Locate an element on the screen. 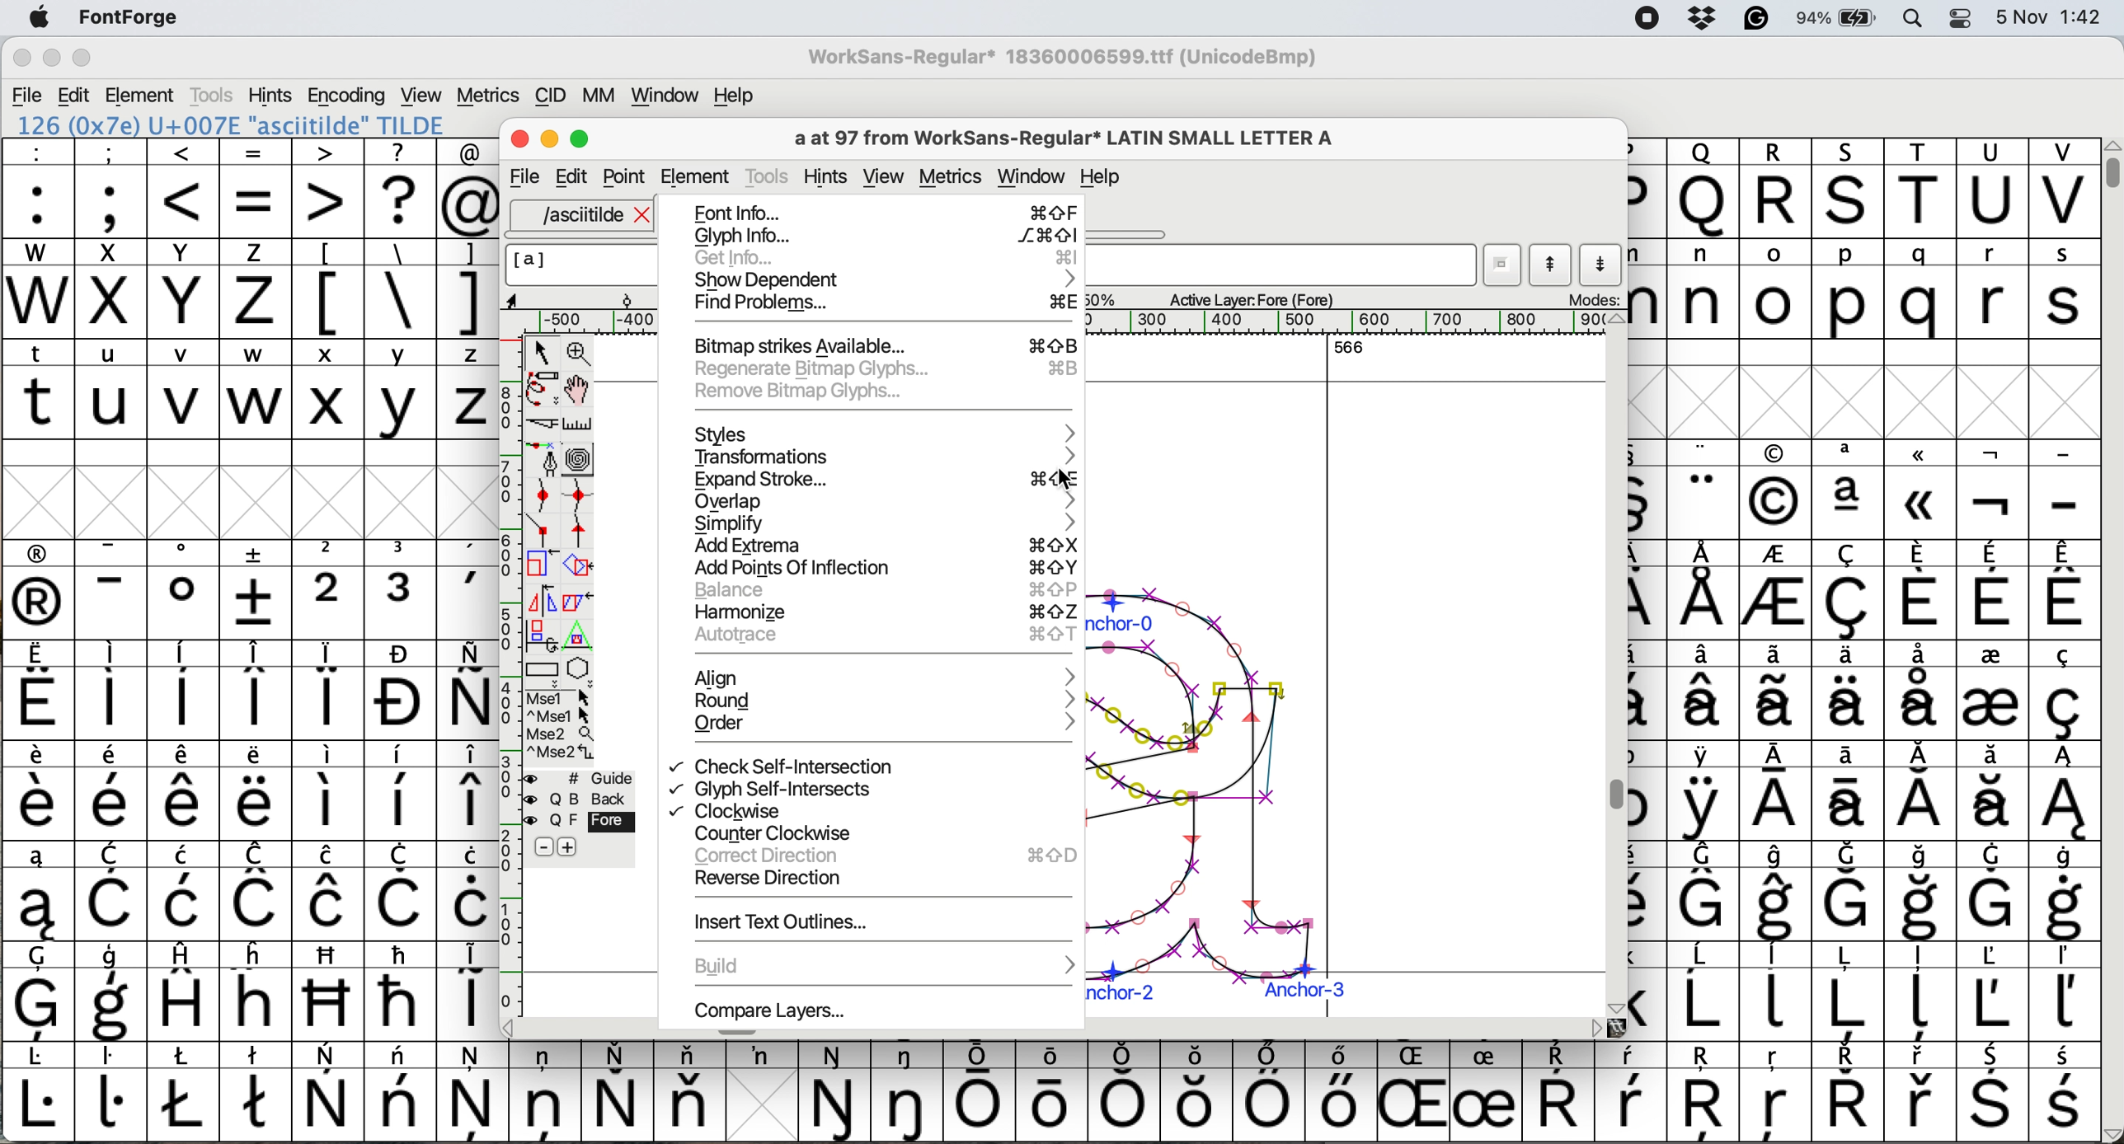  draw freehand curve is located at coordinates (541, 388).